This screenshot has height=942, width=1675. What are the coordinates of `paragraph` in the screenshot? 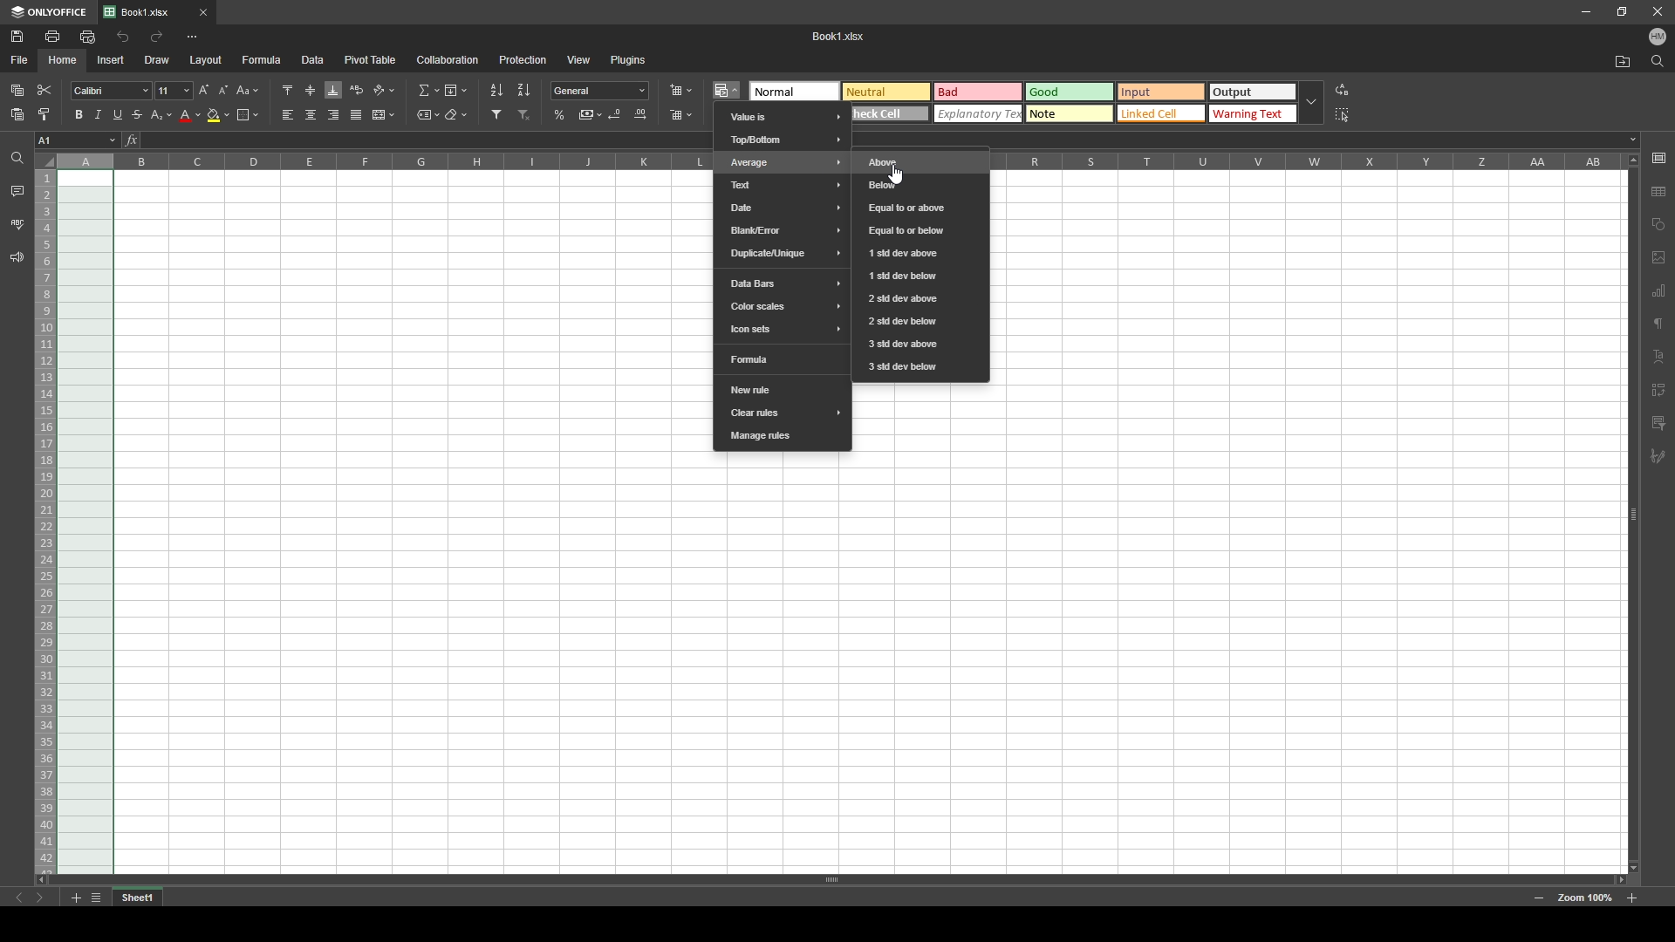 It's located at (1660, 326).